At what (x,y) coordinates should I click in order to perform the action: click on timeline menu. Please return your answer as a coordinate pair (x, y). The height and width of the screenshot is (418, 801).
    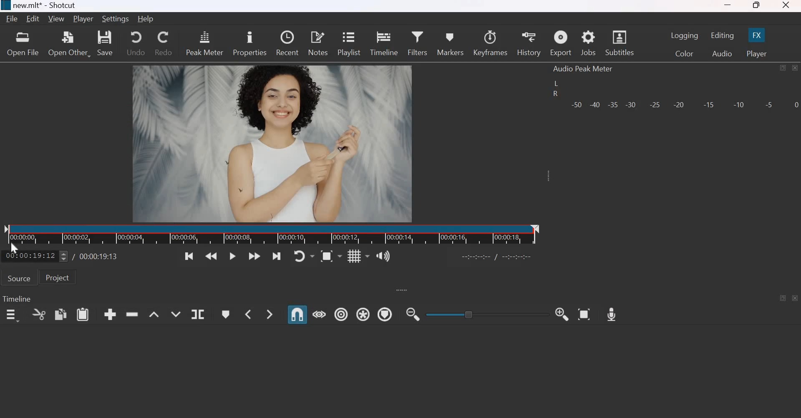
    Looking at the image, I should click on (14, 315).